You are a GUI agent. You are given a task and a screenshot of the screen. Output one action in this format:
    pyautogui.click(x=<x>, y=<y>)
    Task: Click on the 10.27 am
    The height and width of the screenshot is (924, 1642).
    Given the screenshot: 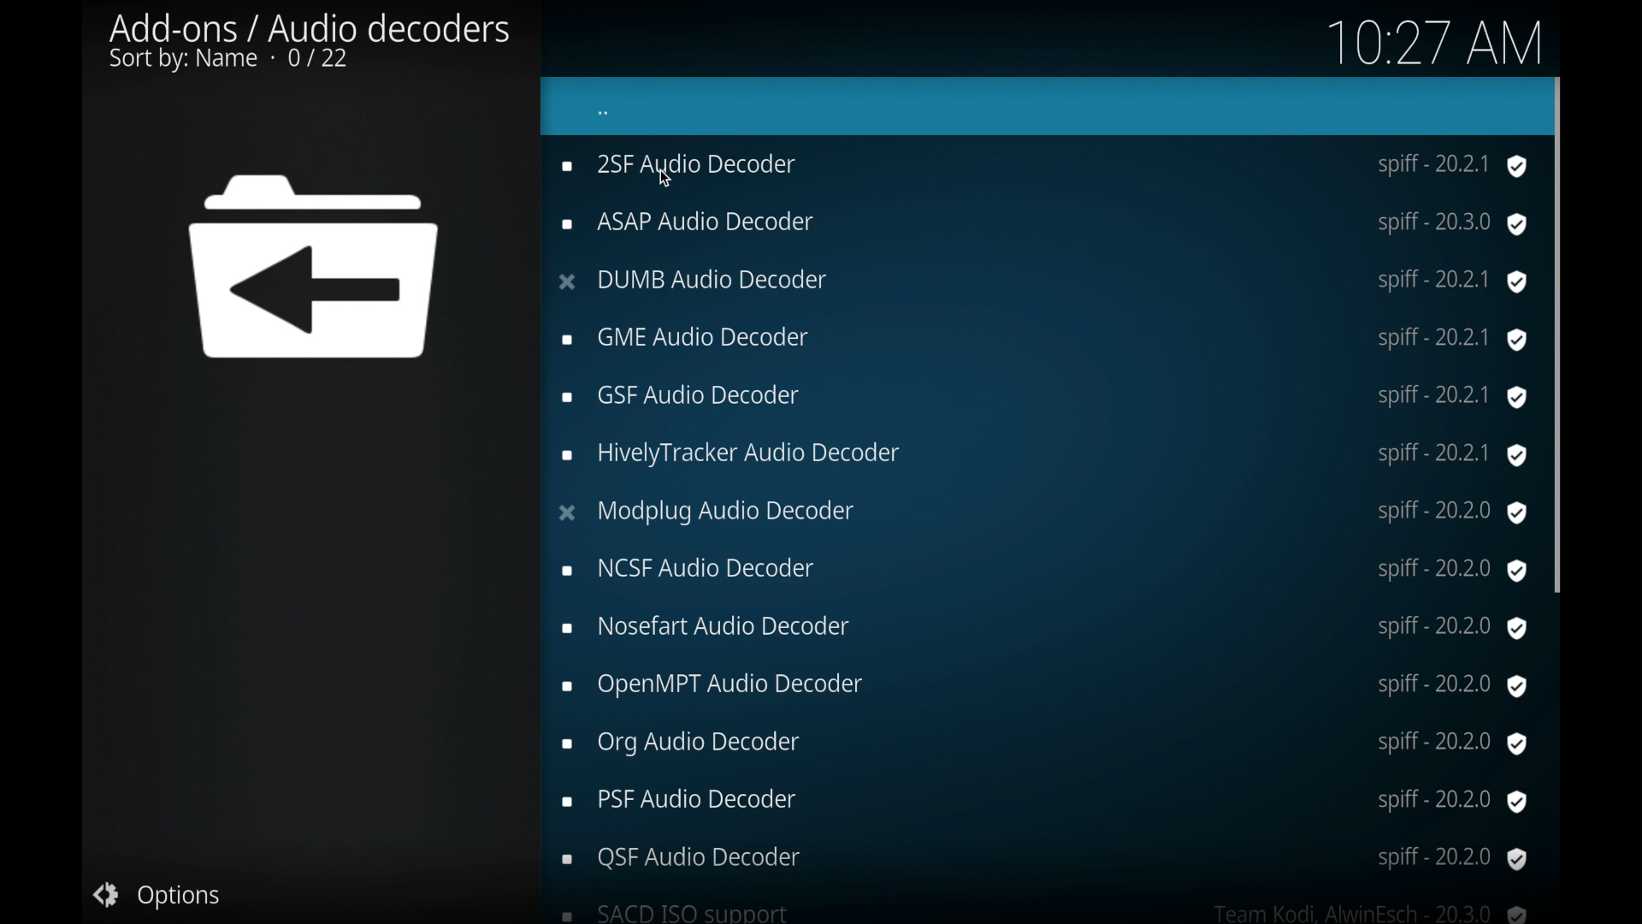 What is the action you would take?
    pyautogui.click(x=1430, y=41)
    